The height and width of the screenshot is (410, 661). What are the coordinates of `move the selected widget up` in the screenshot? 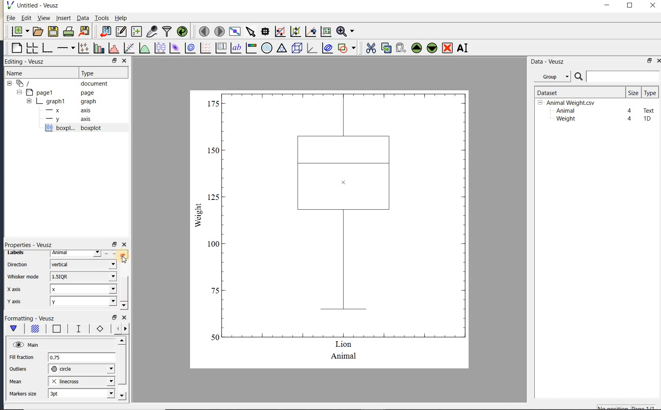 It's located at (417, 48).